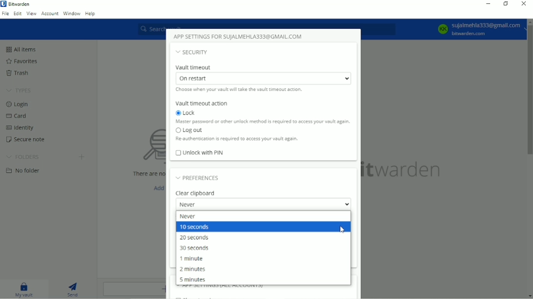 This screenshot has width=533, height=299. I want to click on Unlock with PIN, so click(201, 153).